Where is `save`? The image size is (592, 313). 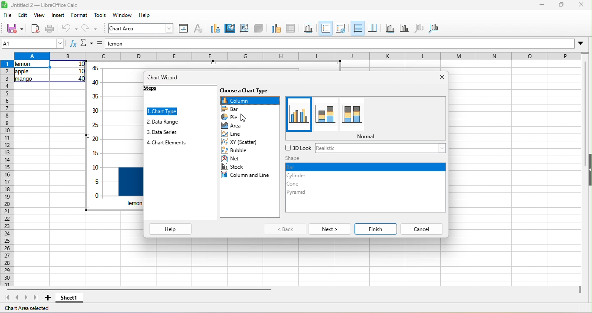 save is located at coordinates (15, 28).